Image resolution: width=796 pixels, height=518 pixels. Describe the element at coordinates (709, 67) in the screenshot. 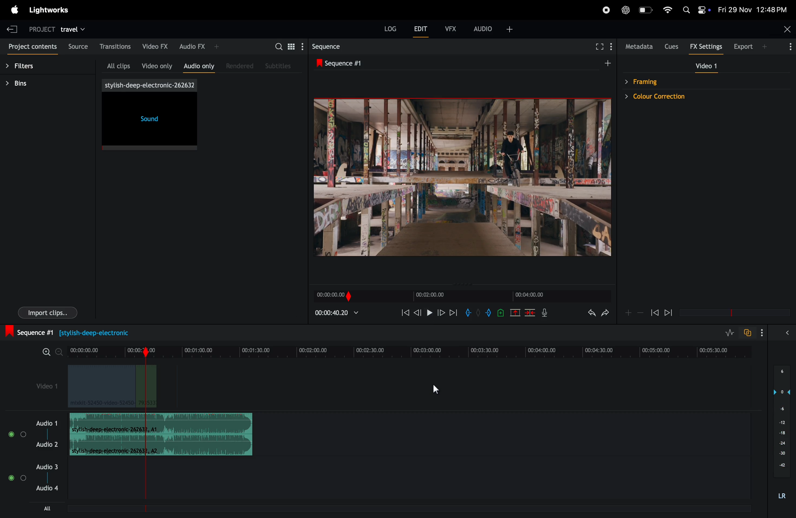

I see `video 1` at that location.